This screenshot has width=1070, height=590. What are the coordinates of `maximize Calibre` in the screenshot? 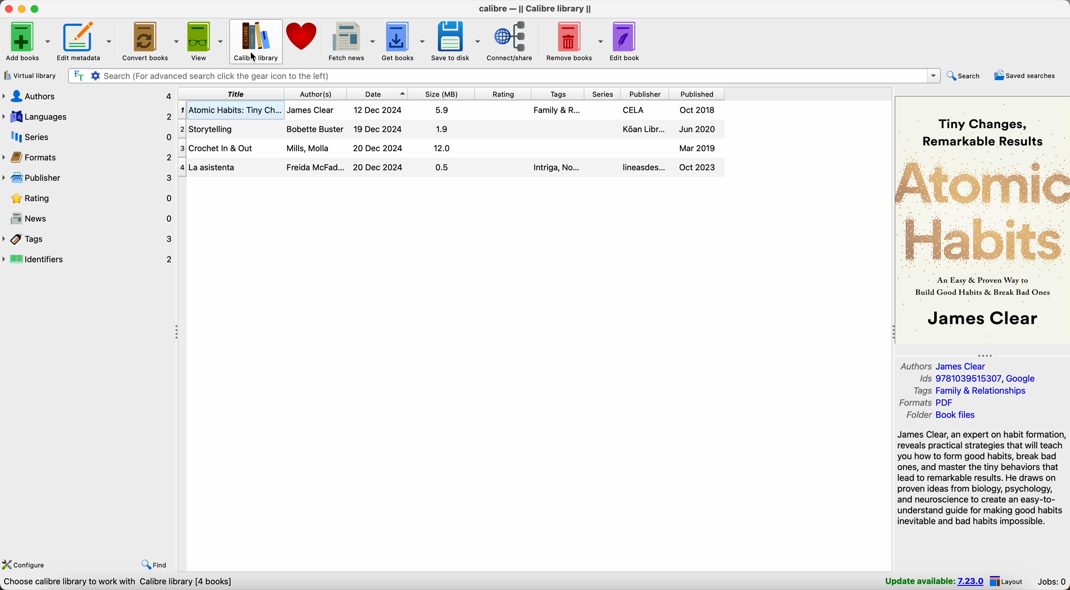 It's located at (36, 8).